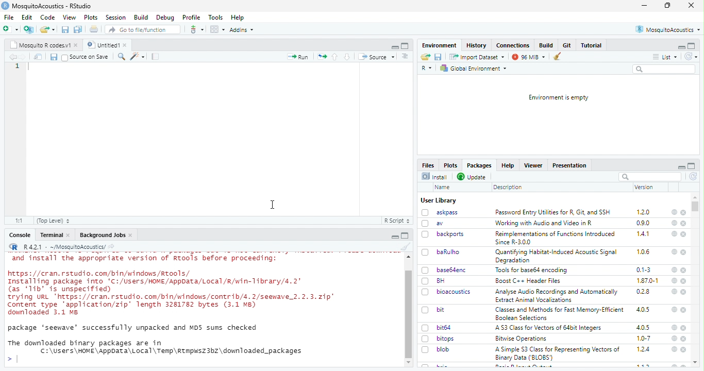  I want to click on Code, so click(48, 17).